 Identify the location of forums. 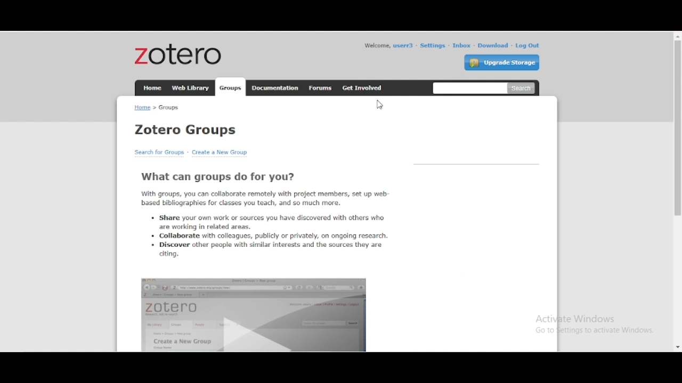
(321, 88).